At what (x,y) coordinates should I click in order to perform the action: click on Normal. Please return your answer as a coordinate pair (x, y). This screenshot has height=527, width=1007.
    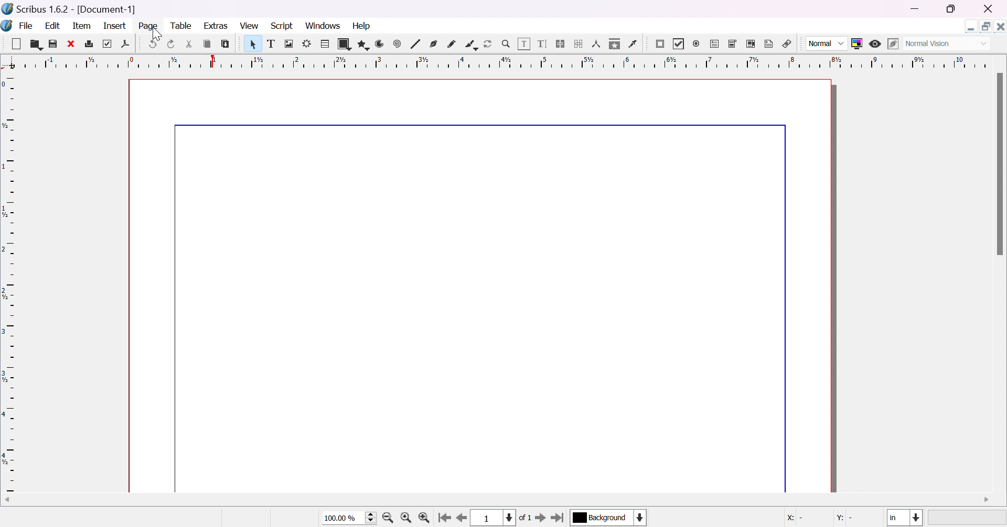
    Looking at the image, I should click on (826, 43).